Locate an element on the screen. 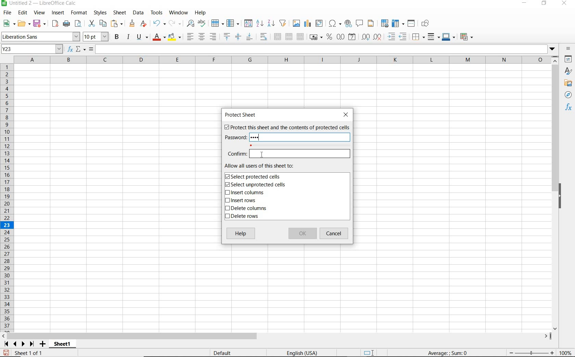 This screenshot has width=575, height=357. FORMAT AS PERCENT is located at coordinates (329, 37).